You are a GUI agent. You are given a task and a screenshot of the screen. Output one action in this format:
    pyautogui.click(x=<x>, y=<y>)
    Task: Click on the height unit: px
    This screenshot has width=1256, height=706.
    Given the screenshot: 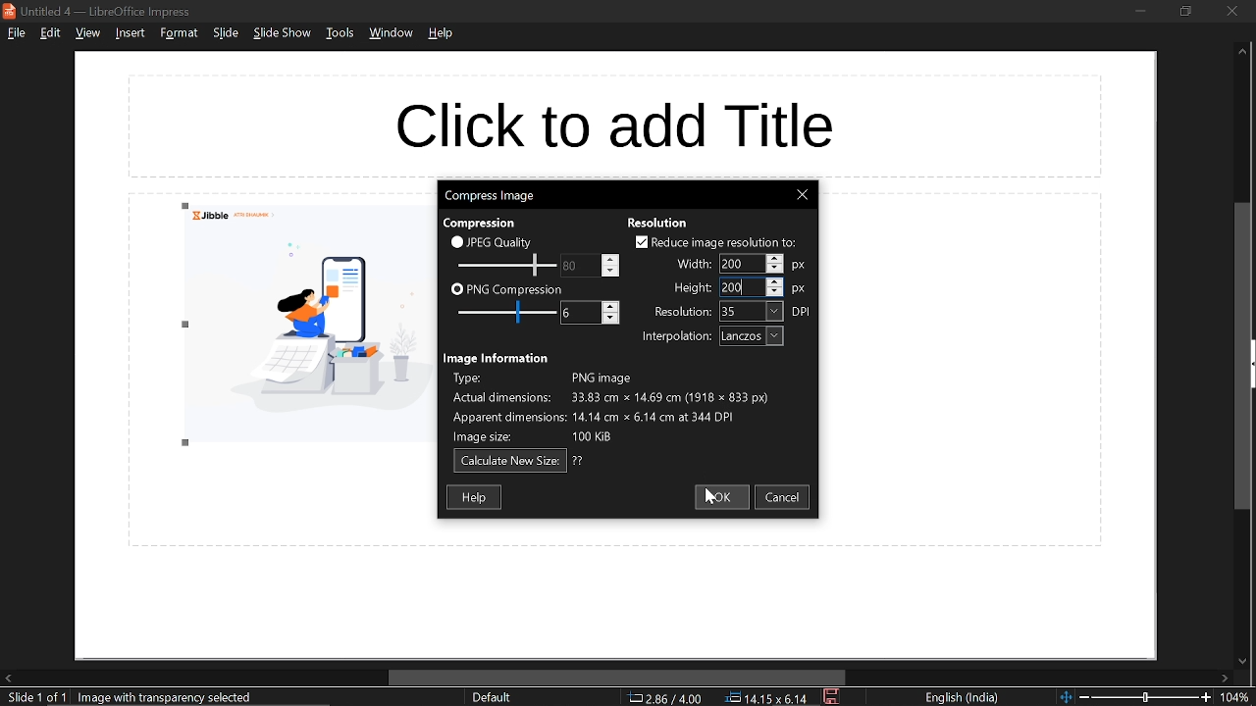 What is the action you would take?
    pyautogui.click(x=800, y=290)
    